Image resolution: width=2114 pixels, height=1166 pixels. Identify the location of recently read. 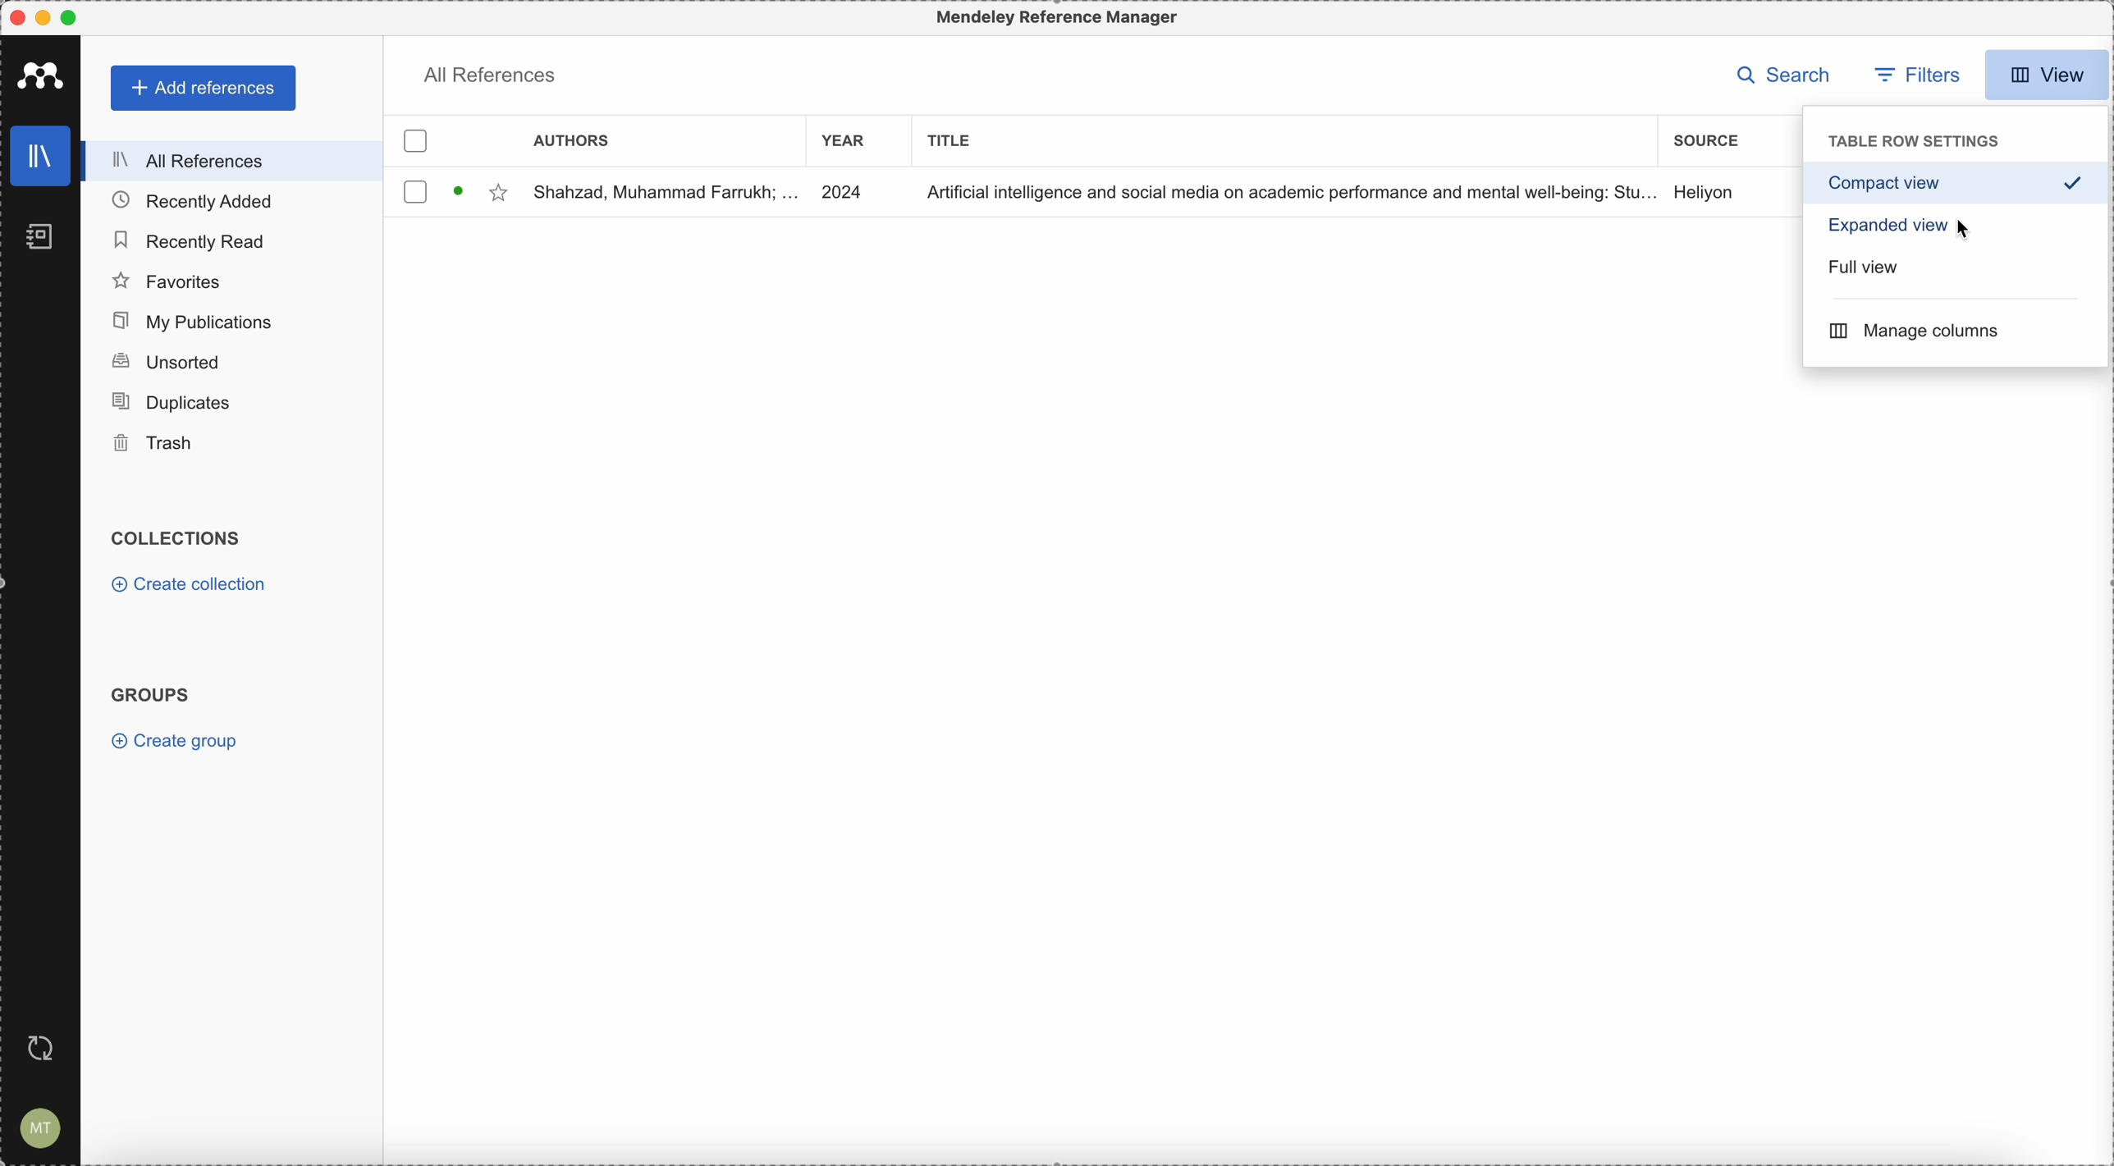
(190, 240).